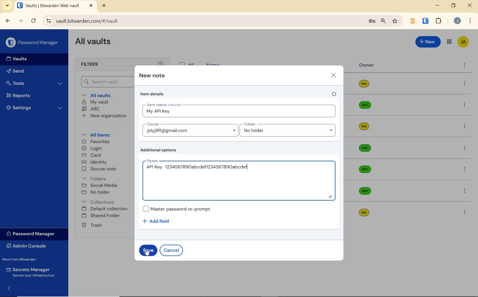 The width and height of the screenshot is (478, 297). What do you see at coordinates (152, 95) in the screenshot?
I see `item details` at bounding box center [152, 95].